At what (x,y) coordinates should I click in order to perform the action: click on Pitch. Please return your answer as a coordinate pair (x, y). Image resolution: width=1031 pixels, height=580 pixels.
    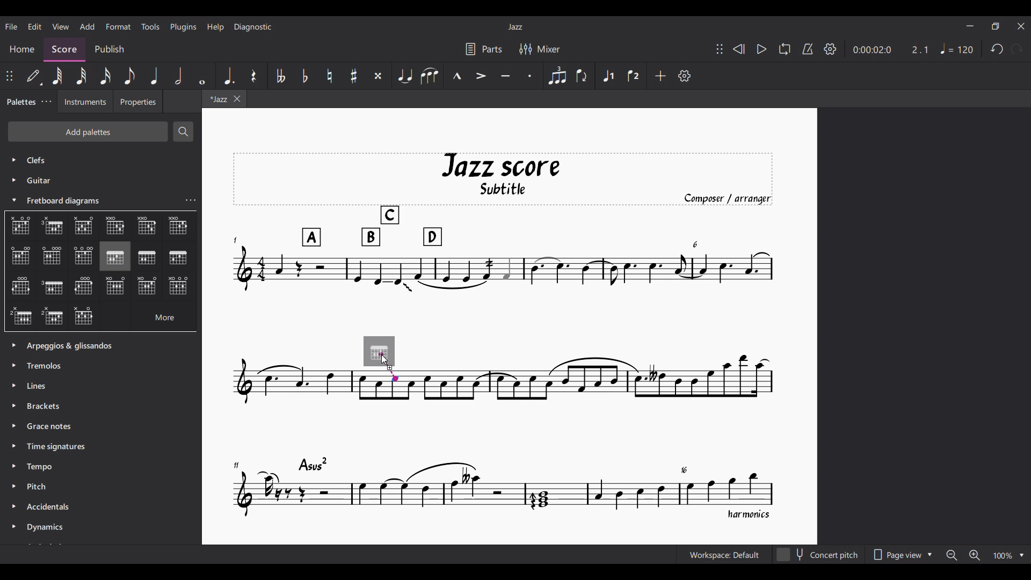
    Looking at the image, I should click on (45, 488).